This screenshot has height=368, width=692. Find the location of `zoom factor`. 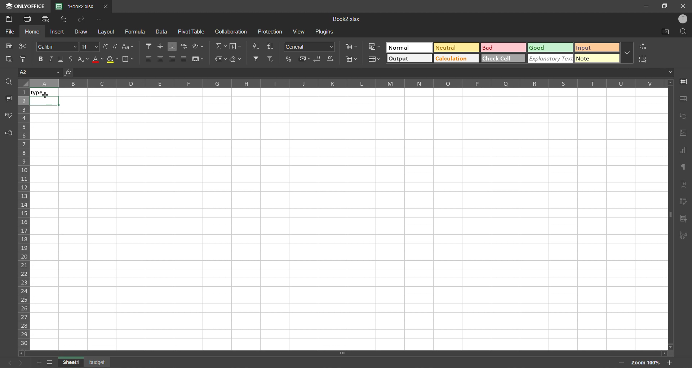

zoom factor is located at coordinates (647, 363).